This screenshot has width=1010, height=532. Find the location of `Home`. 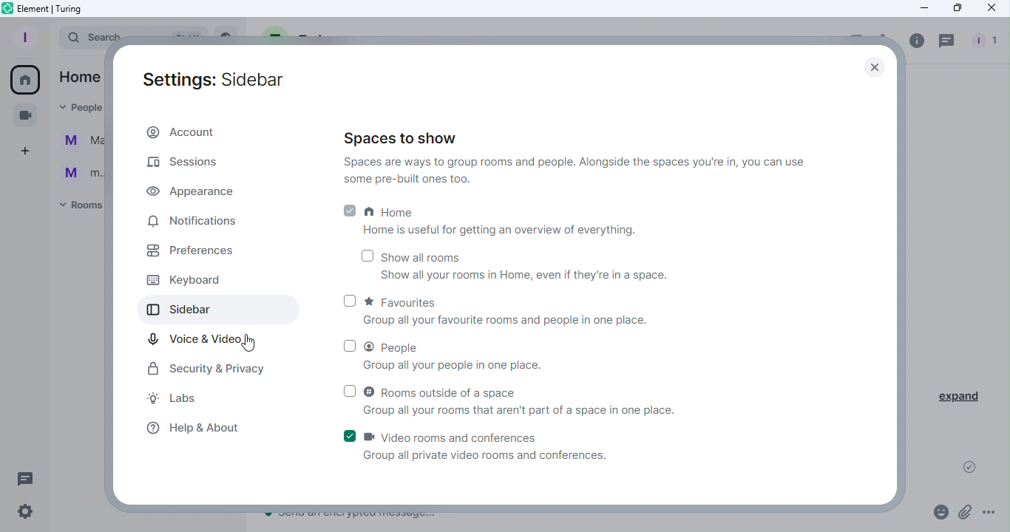

Home is located at coordinates (27, 80).